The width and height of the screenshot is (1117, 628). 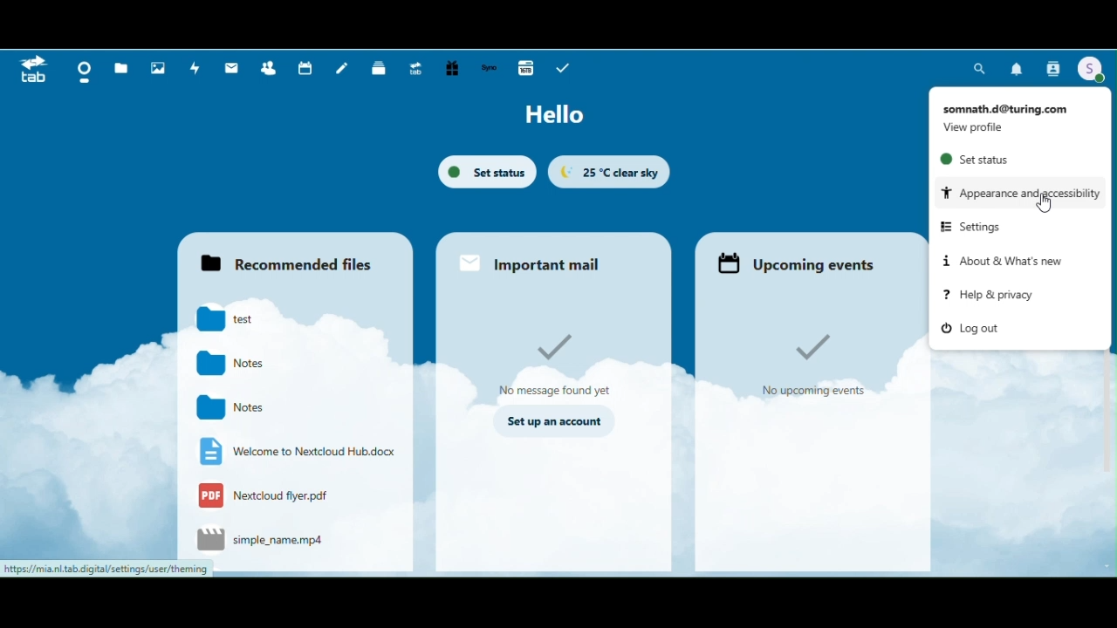 What do you see at coordinates (487, 172) in the screenshot?
I see `Set status` at bounding box center [487, 172].